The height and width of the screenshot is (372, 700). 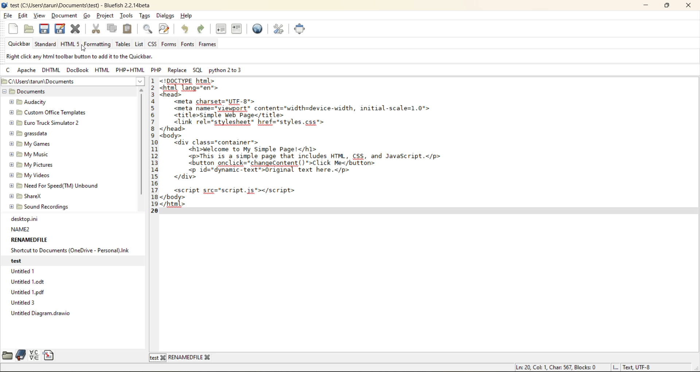 What do you see at coordinates (60, 29) in the screenshot?
I see `save as` at bounding box center [60, 29].